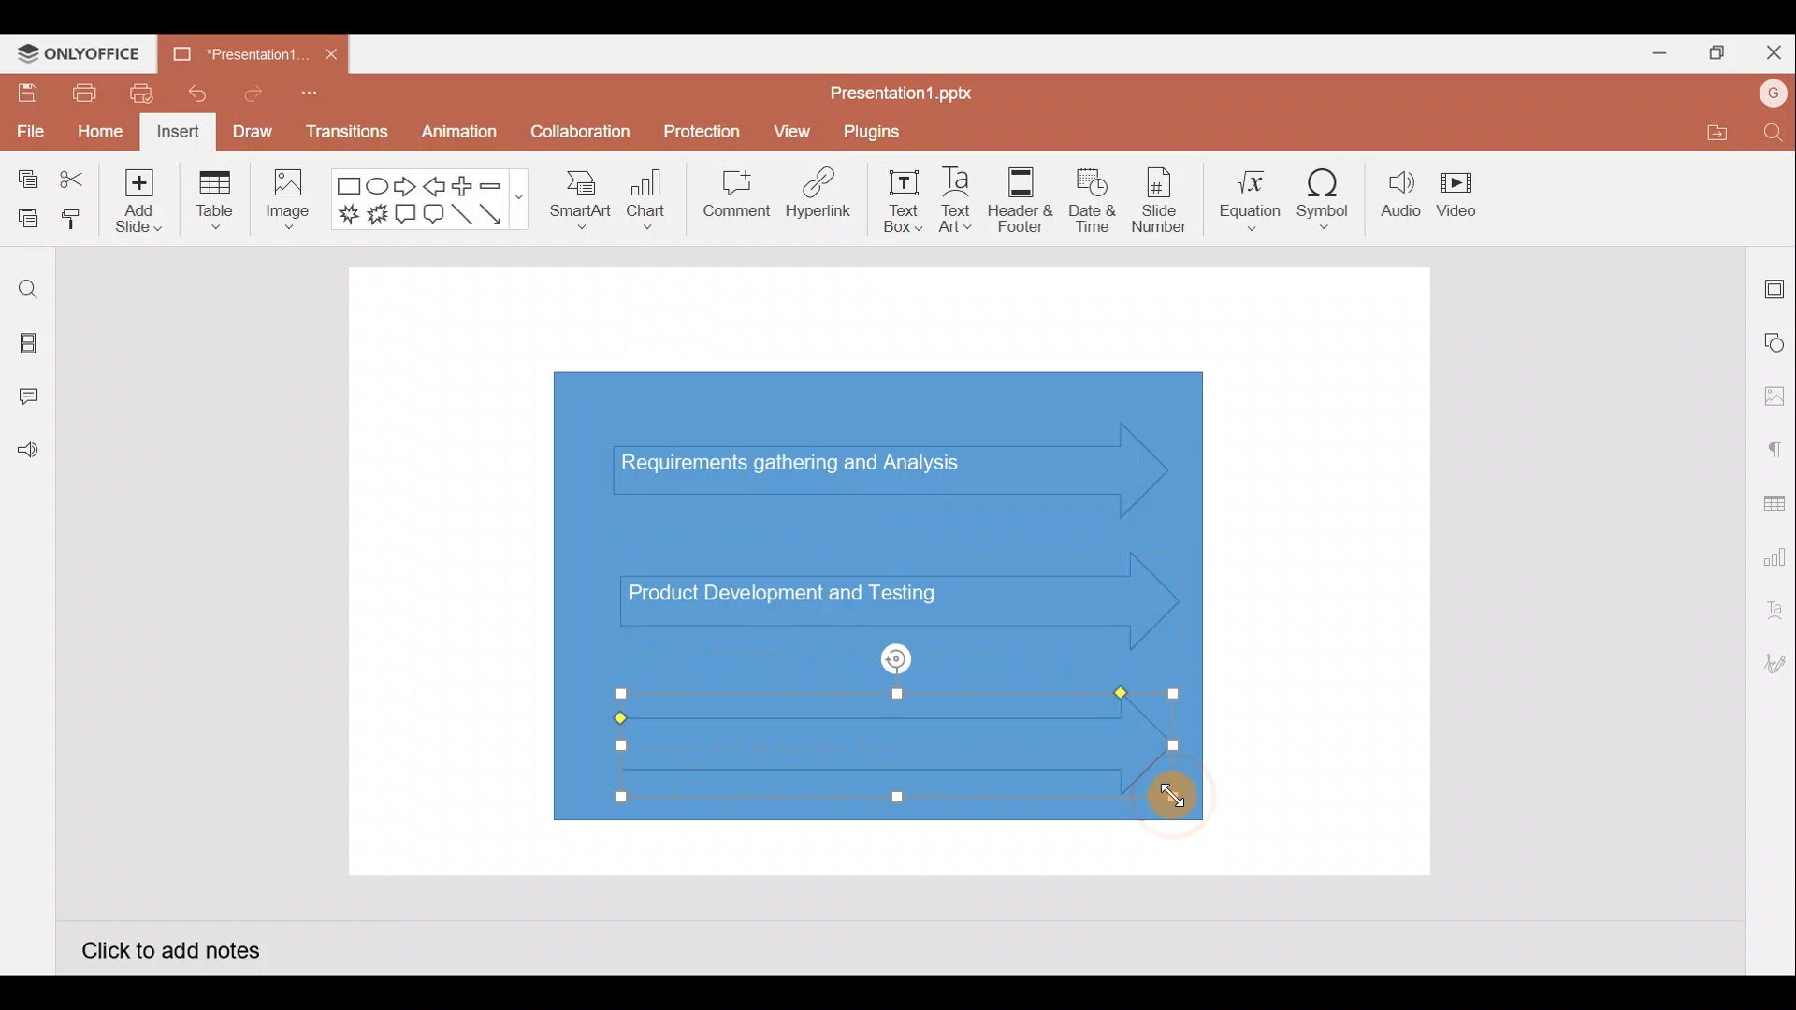  I want to click on Text Art settings, so click(1773, 611).